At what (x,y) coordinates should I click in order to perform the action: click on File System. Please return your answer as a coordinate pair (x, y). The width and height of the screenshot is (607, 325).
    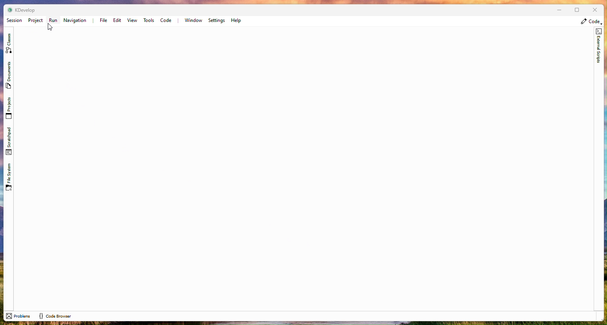
    Looking at the image, I should click on (9, 175).